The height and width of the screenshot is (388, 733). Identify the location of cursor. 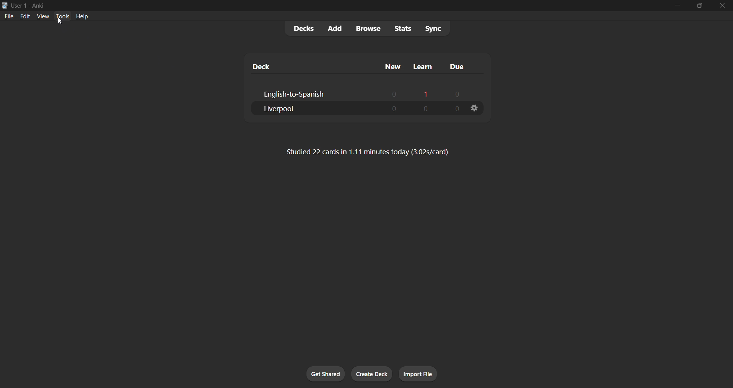
(61, 22).